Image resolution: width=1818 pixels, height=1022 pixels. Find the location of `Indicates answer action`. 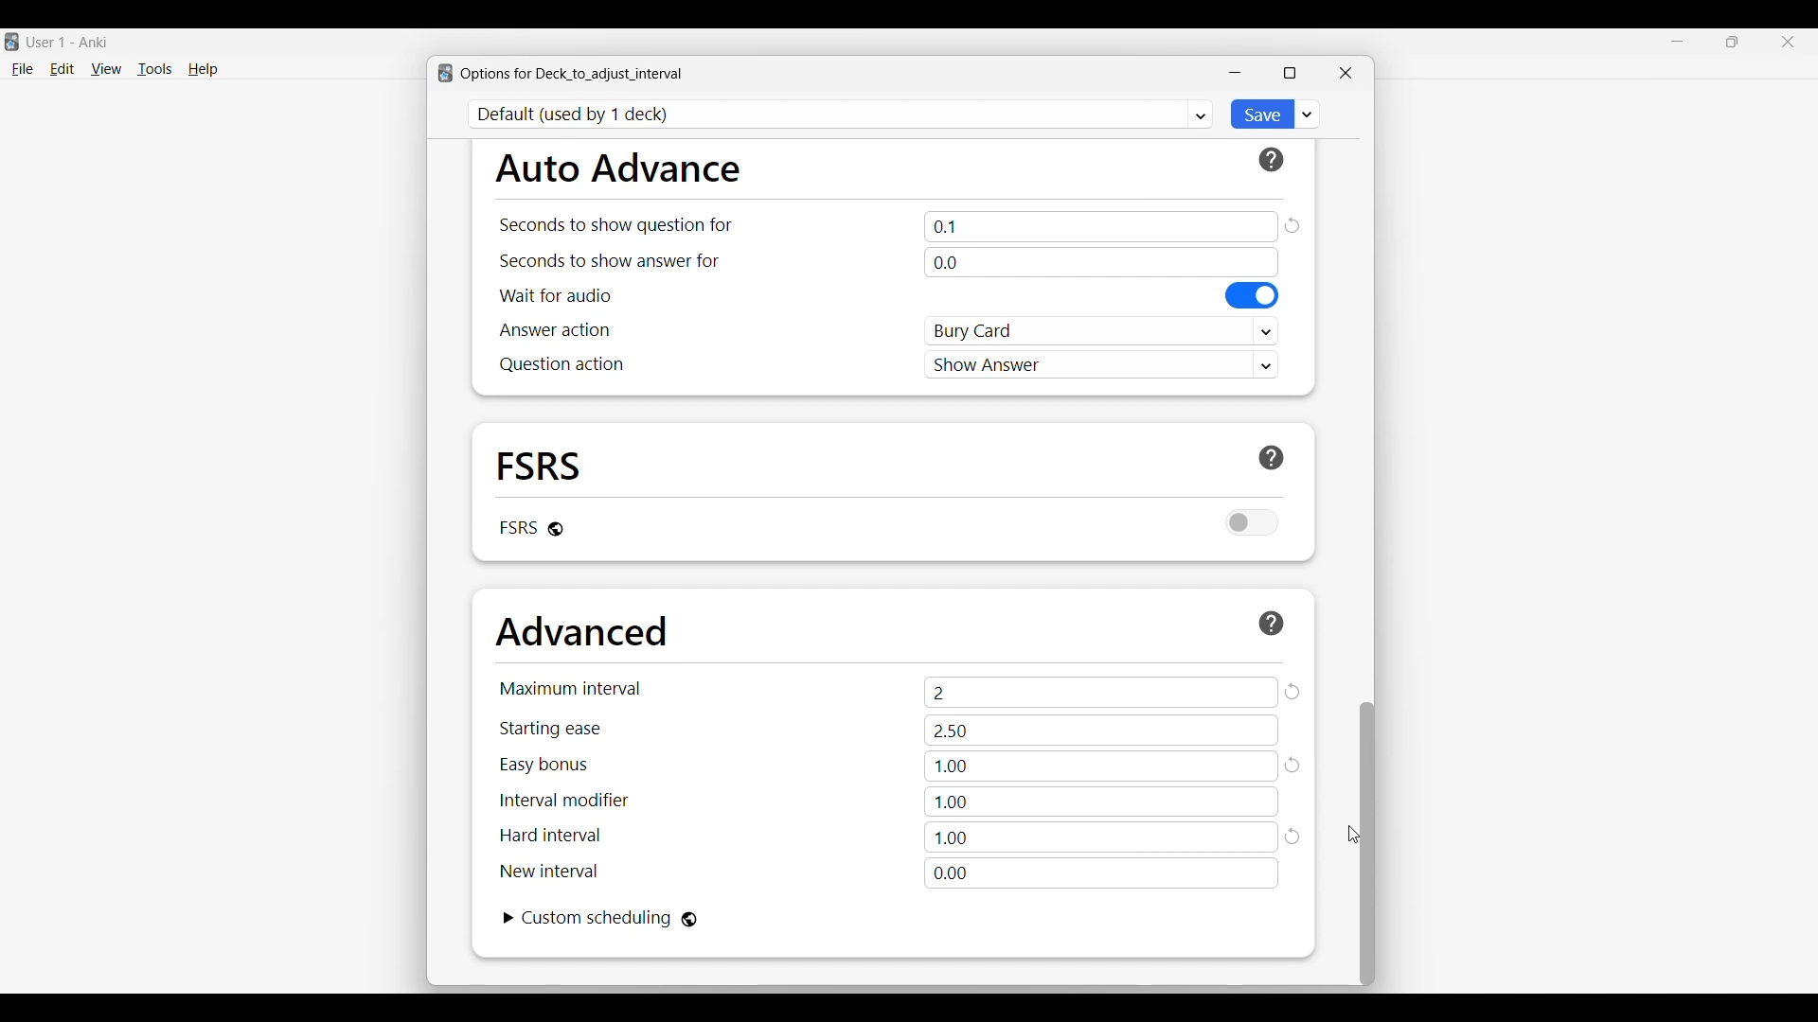

Indicates answer action is located at coordinates (555, 329).